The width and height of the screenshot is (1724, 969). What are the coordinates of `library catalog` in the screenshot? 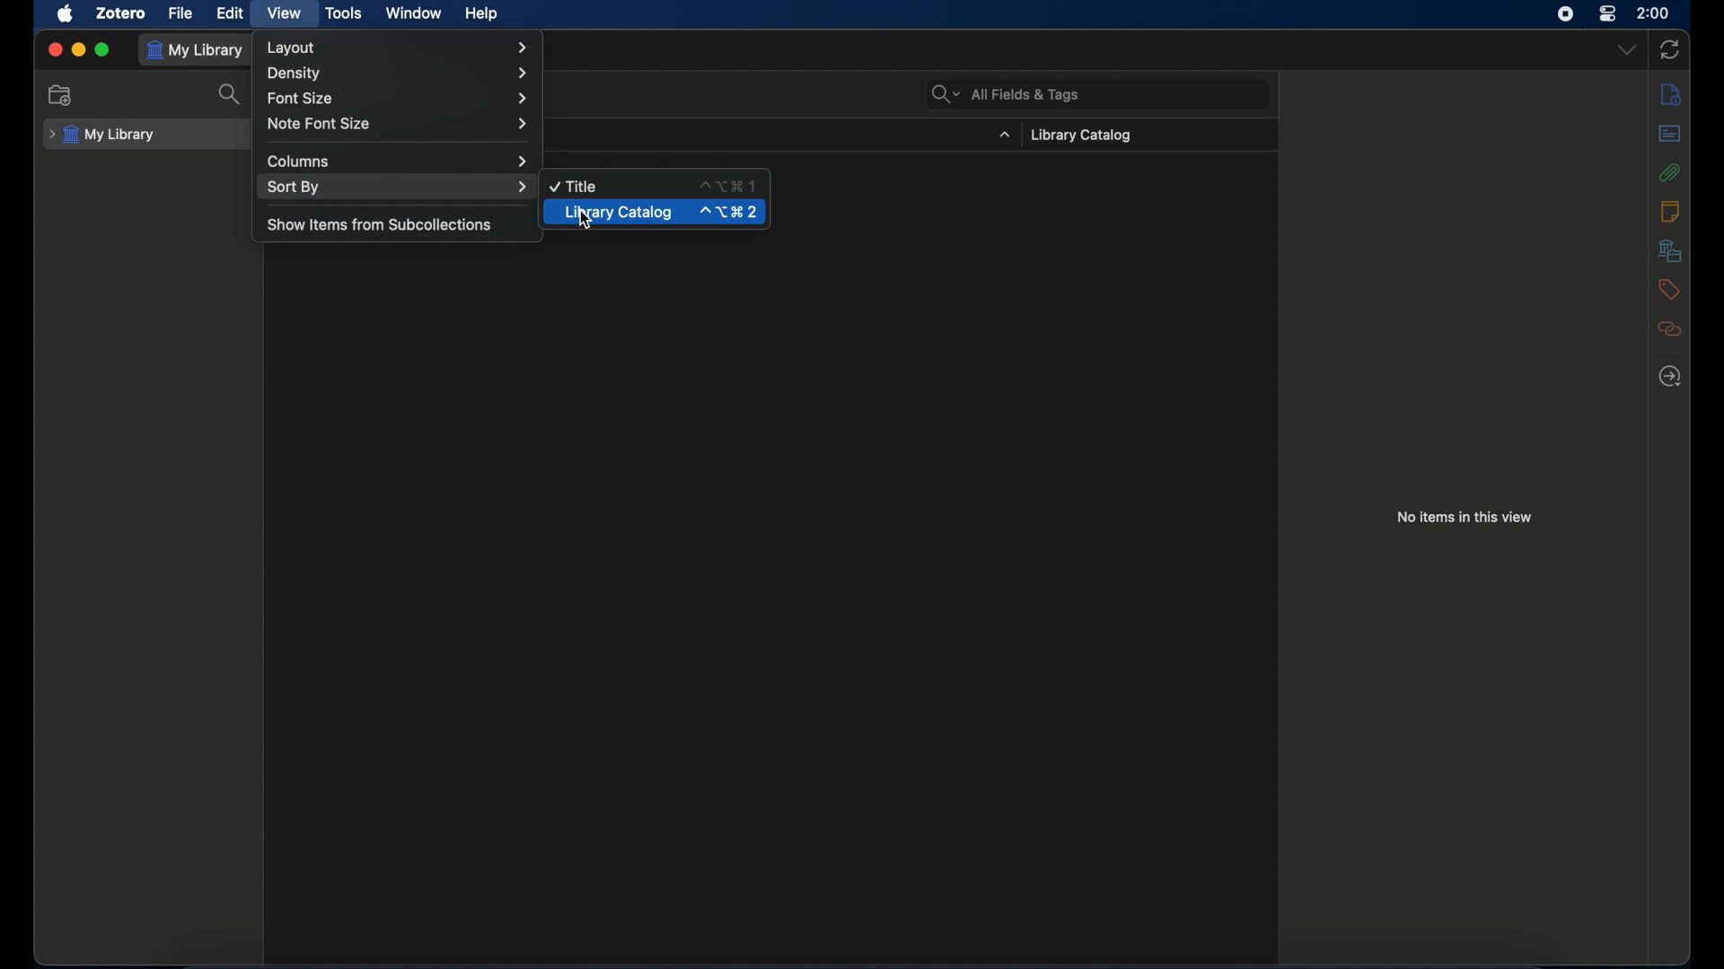 It's located at (618, 212).